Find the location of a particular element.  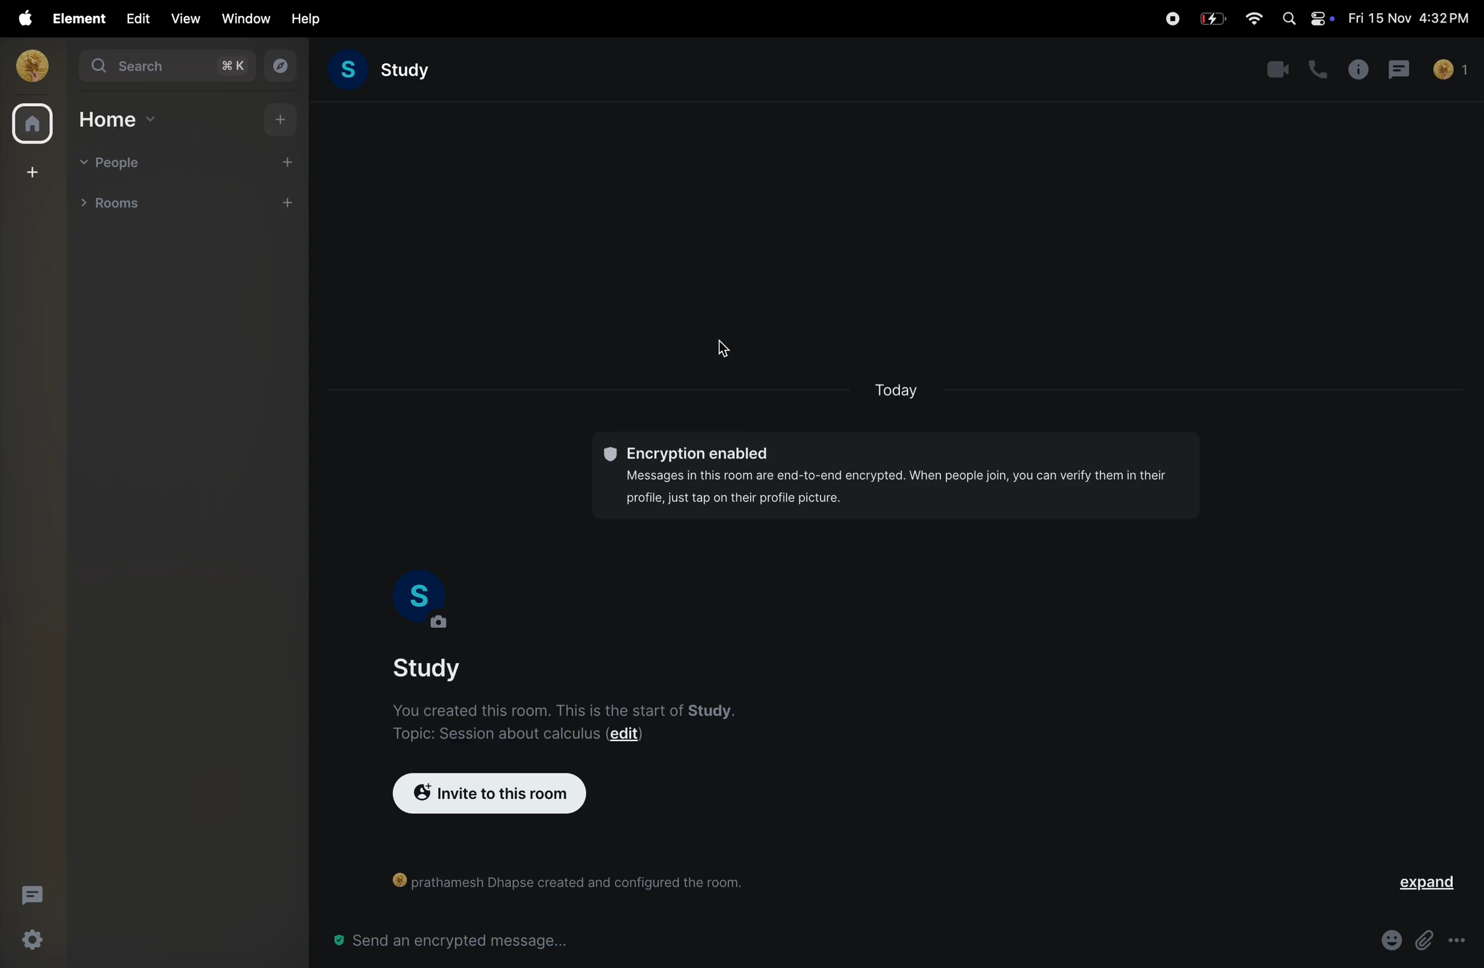

home is located at coordinates (118, 120).